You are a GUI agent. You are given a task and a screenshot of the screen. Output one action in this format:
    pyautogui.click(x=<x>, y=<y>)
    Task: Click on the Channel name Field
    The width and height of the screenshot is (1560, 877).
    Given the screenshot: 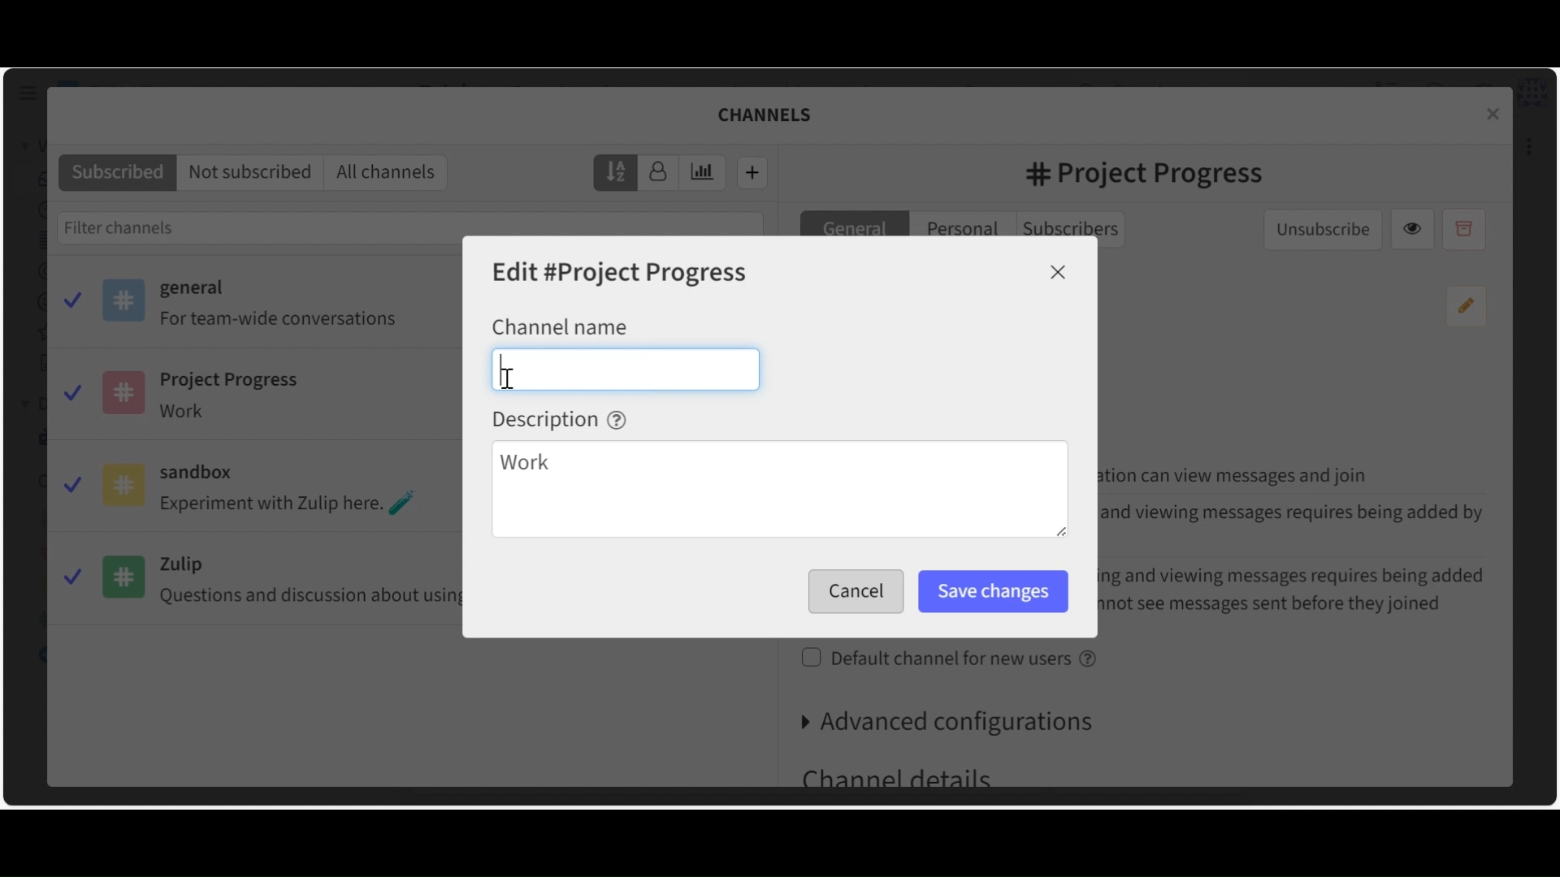 What is the action you would take?
    pyautogui.click(x=626, y=369)
    